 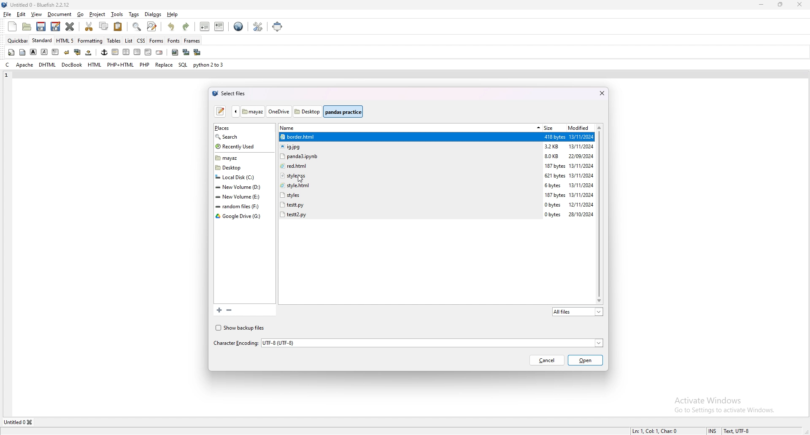 I want to click on frames, so click(x=192, y=41).